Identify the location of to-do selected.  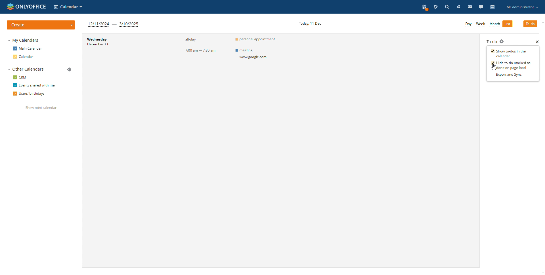
(530, 24).